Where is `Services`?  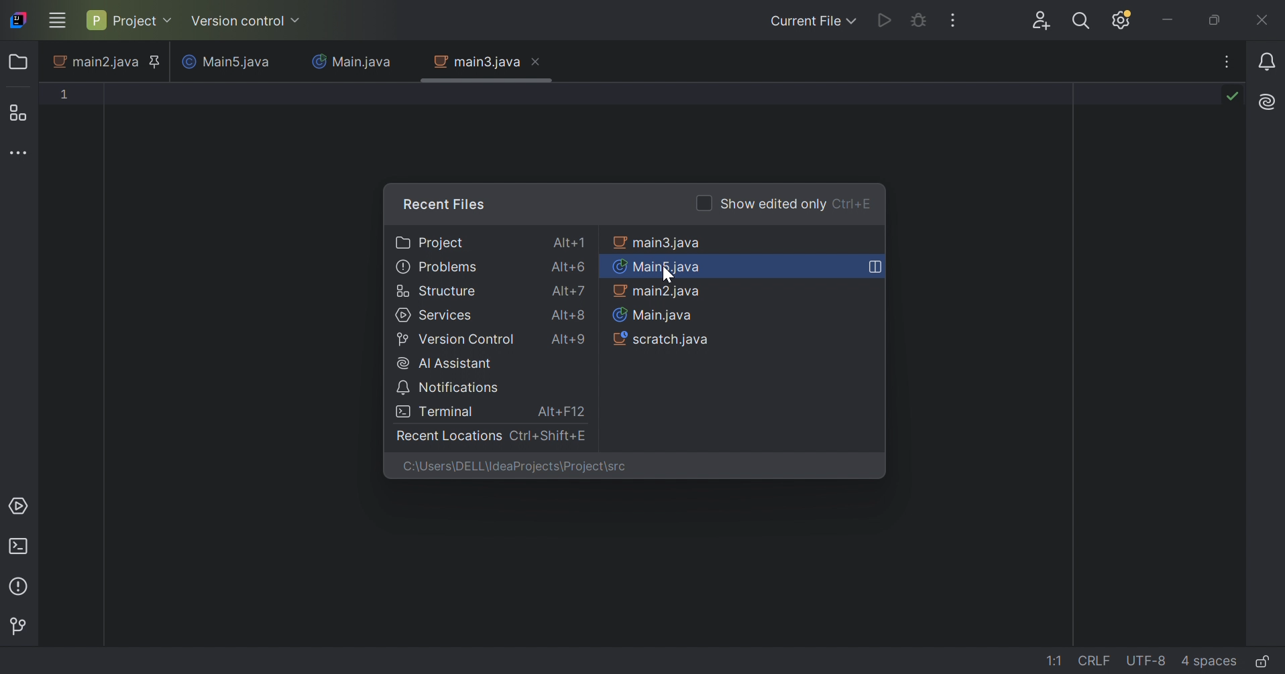
Services is located at coordinates (431, 314).